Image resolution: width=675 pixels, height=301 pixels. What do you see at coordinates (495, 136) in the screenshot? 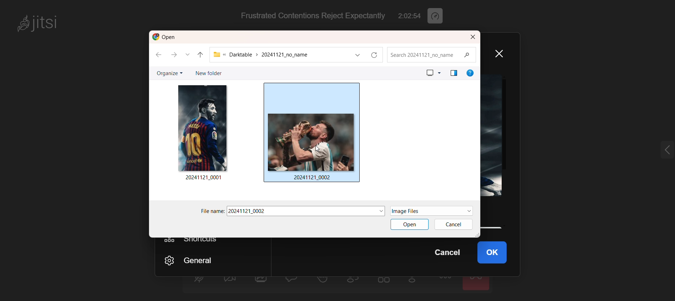
I see `current virtual background` at bounding box center [495, 136].